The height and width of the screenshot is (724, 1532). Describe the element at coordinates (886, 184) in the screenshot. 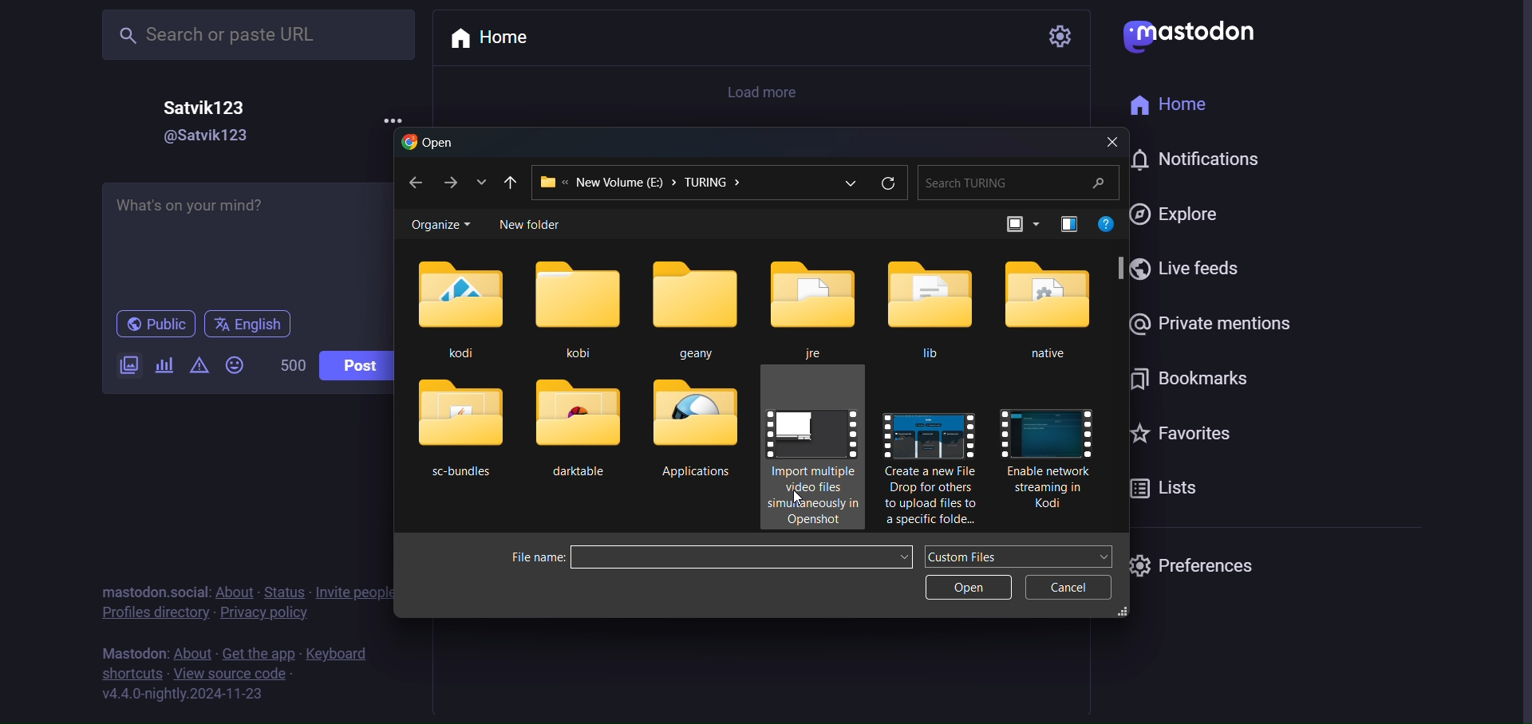

I see `refresh` at that location.